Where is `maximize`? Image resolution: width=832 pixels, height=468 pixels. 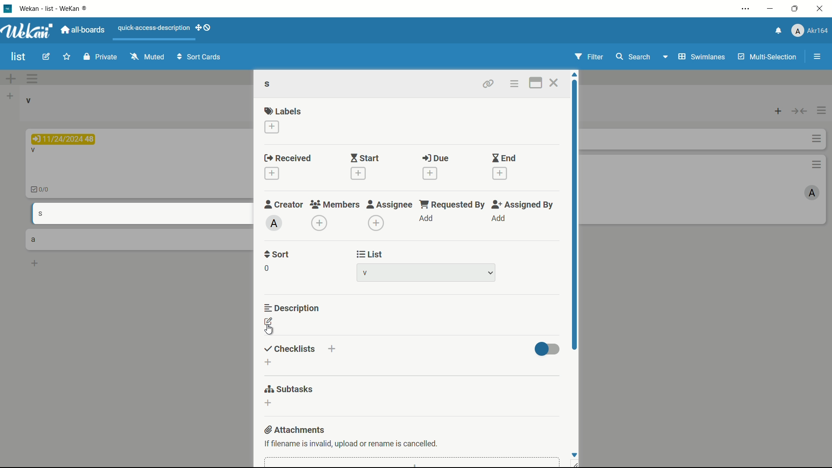 maximize is located at coordinates (795, 9).